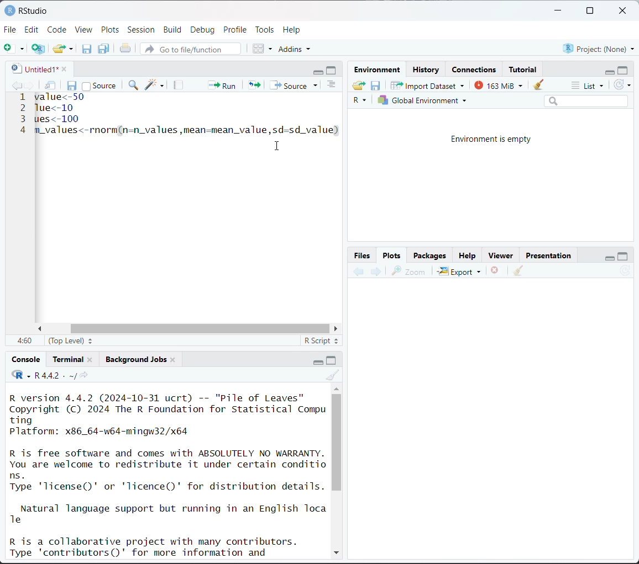  Describe the element at coordinates (83, 375) in the screenshot. I see `view the current working directory` at that location.